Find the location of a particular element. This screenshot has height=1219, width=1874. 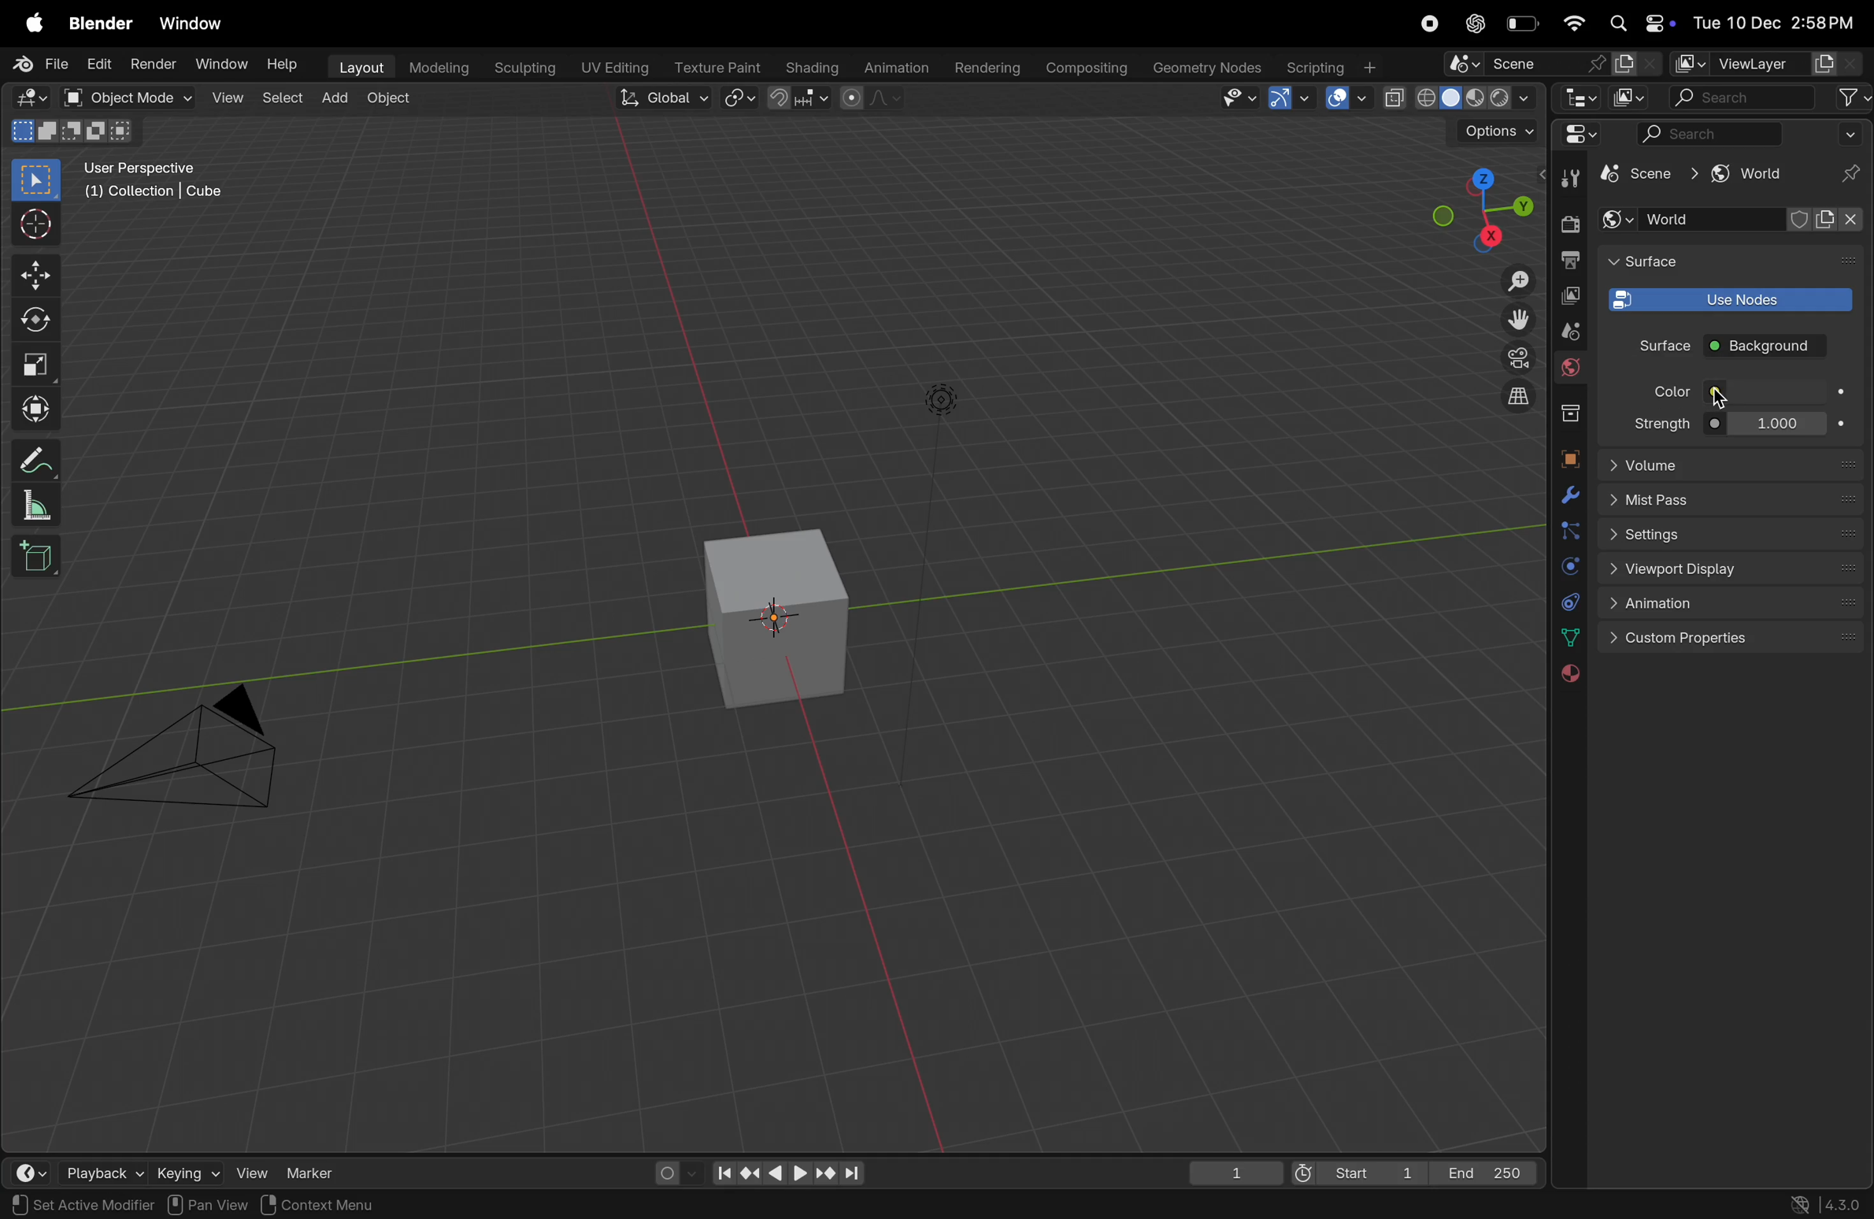

Tool is located at coordinates (1573, 176).